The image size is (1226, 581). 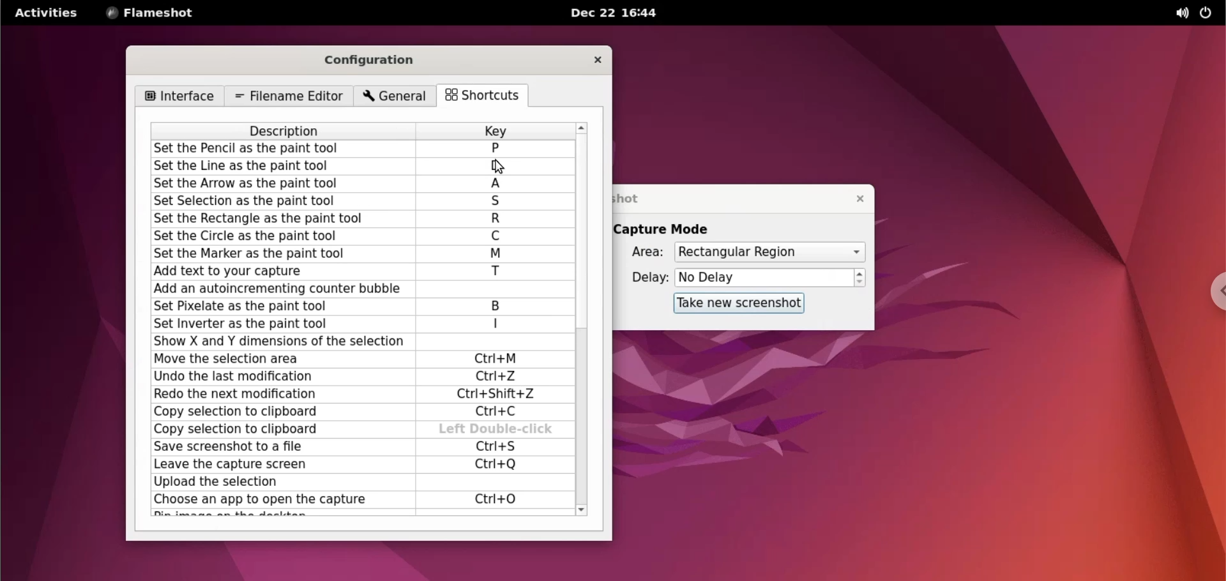 What do you see at coordinates (596, 59) in the screenshot?
I see `close` at bounding box center [596, 59].